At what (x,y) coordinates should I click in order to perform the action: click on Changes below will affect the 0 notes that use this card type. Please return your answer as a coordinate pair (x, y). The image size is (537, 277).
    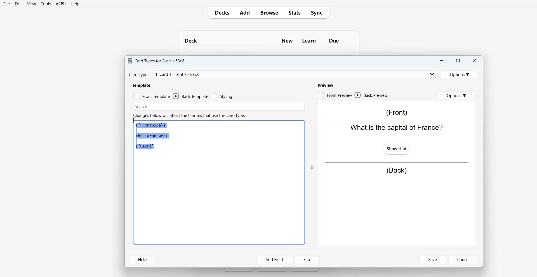
    Looking at the image, I should click on (191, 116).